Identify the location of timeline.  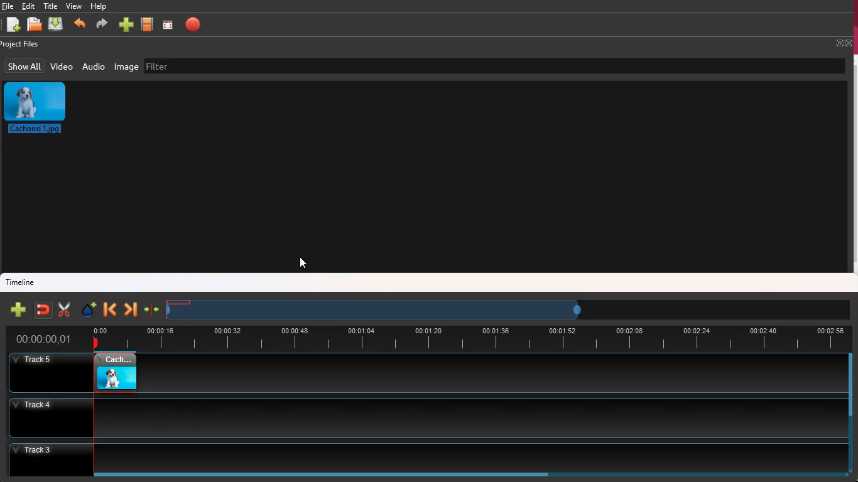
(24, 283).